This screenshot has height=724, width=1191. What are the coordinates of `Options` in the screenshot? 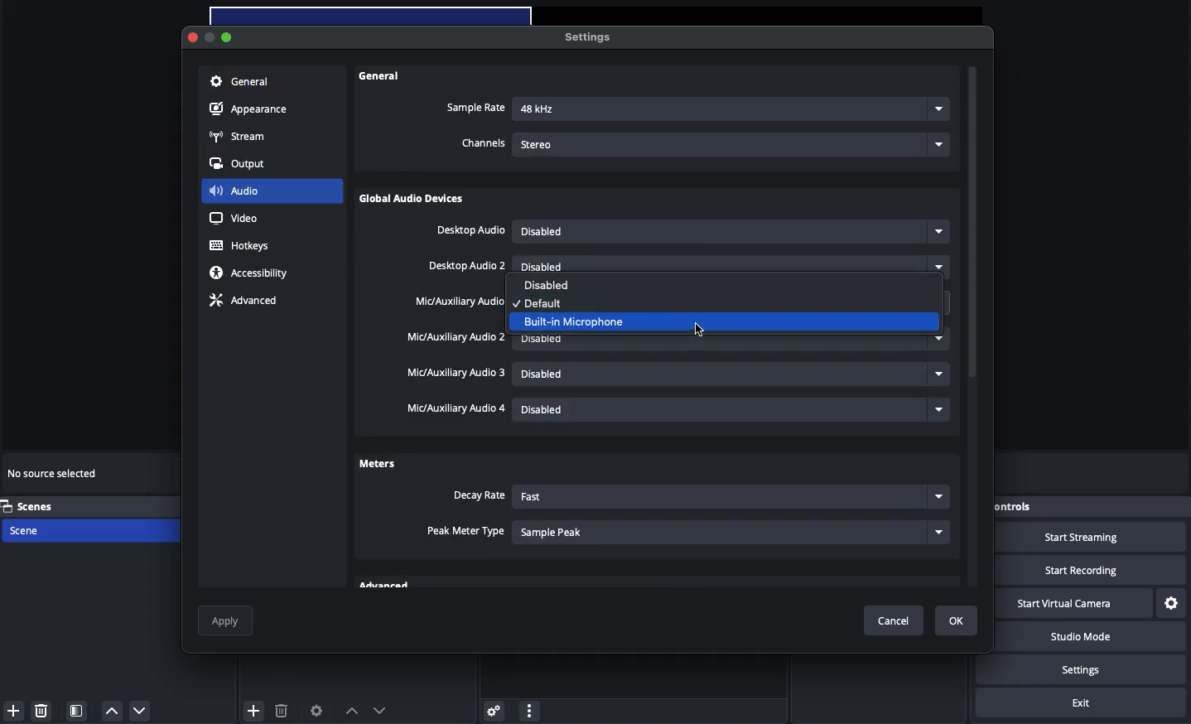 It's located at (529, 708).